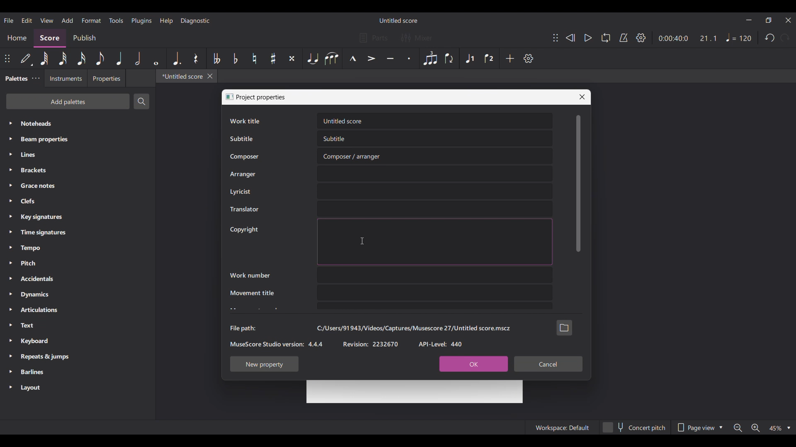 The width and height of the screenshot is (796, 447). I want to click on C:/Users/91943/Videos/Captures/Musescore 27/Untitled score.mscz, so click(413, 328).